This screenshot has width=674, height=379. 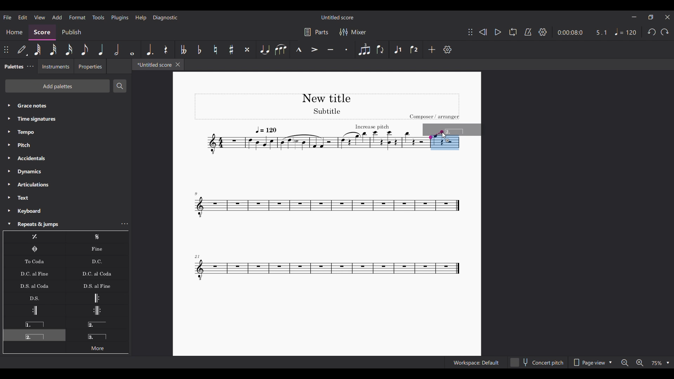 I want to click on Cursor, so click(x=444, y=135).